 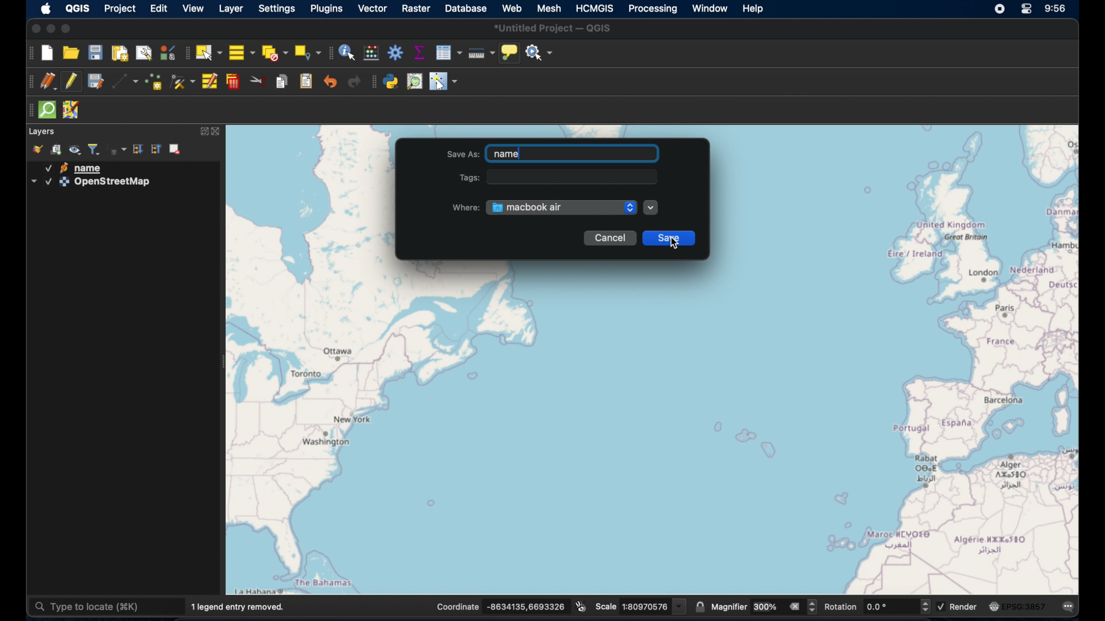 I want to click on filter layer by expression, so click(x=119, y=149).